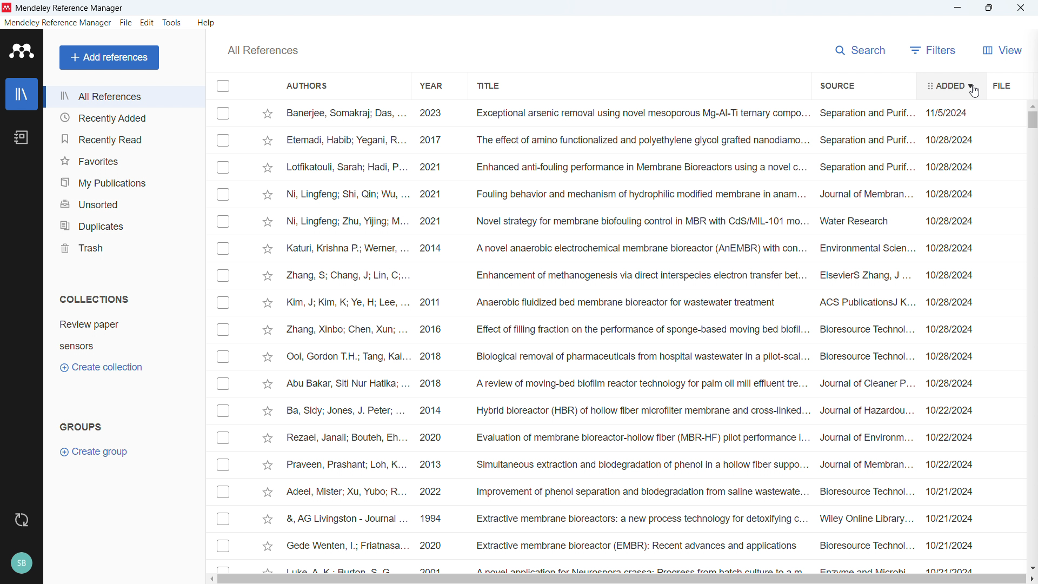 This screenshot has height=584, width=1038. I want to click on date, so click(950, 339).